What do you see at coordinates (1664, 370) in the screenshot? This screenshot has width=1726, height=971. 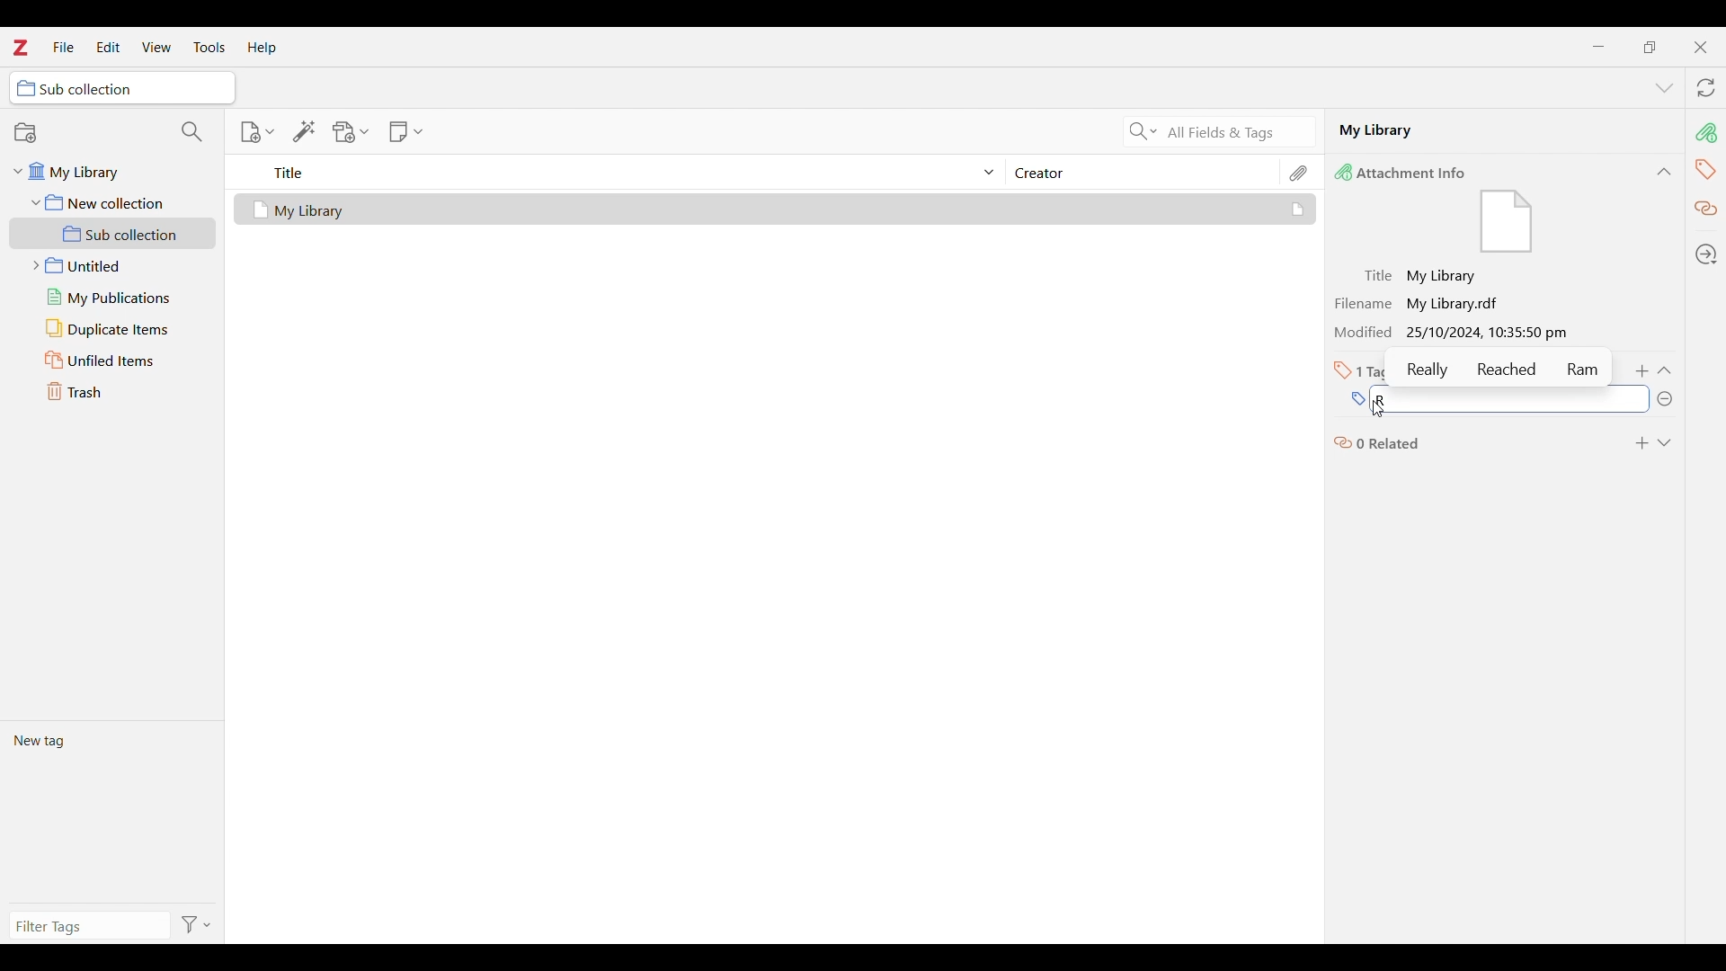 I see `Collapse` at bounding box center [1664, 370].